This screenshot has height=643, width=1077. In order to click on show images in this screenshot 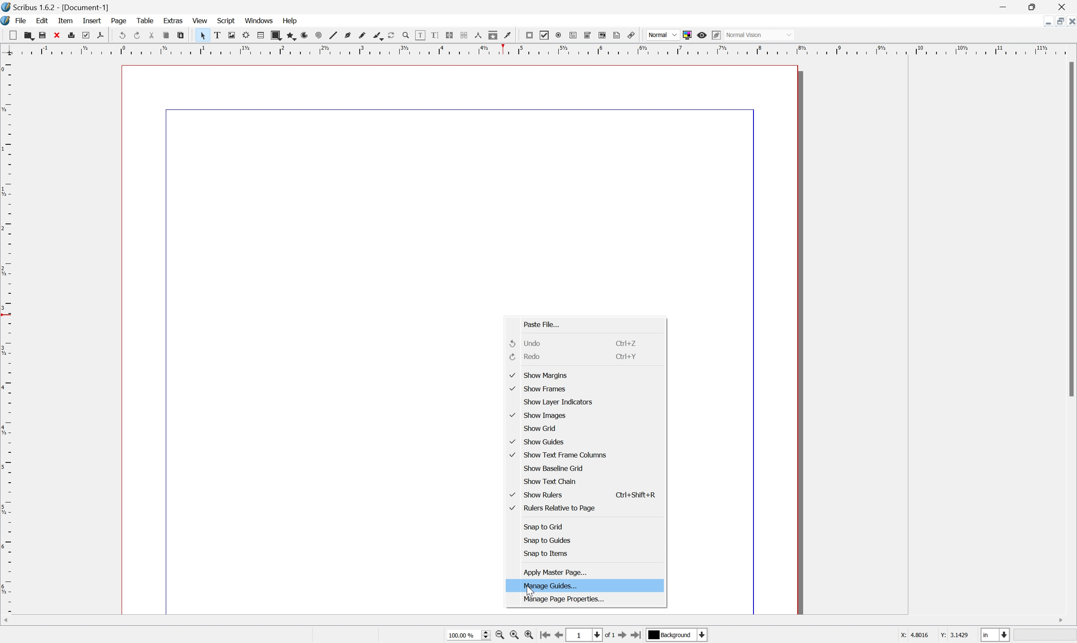, I will do `click(540, 415)`.